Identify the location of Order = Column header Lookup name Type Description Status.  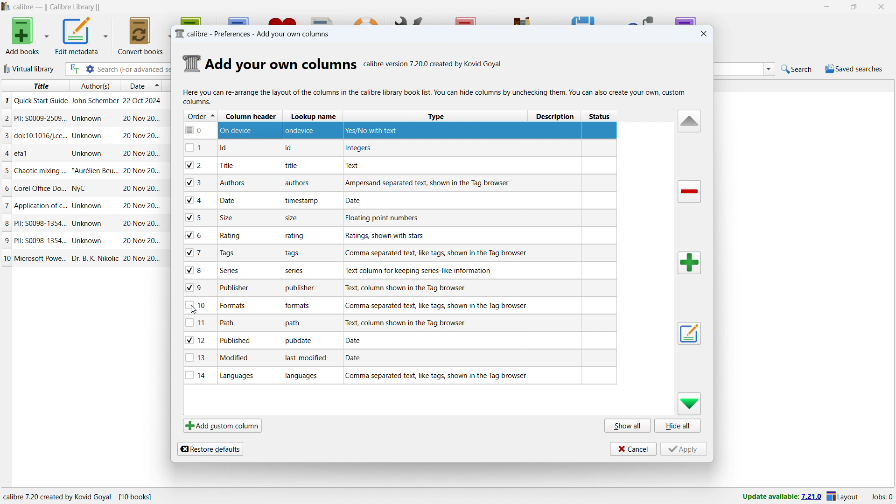
(400, 116).